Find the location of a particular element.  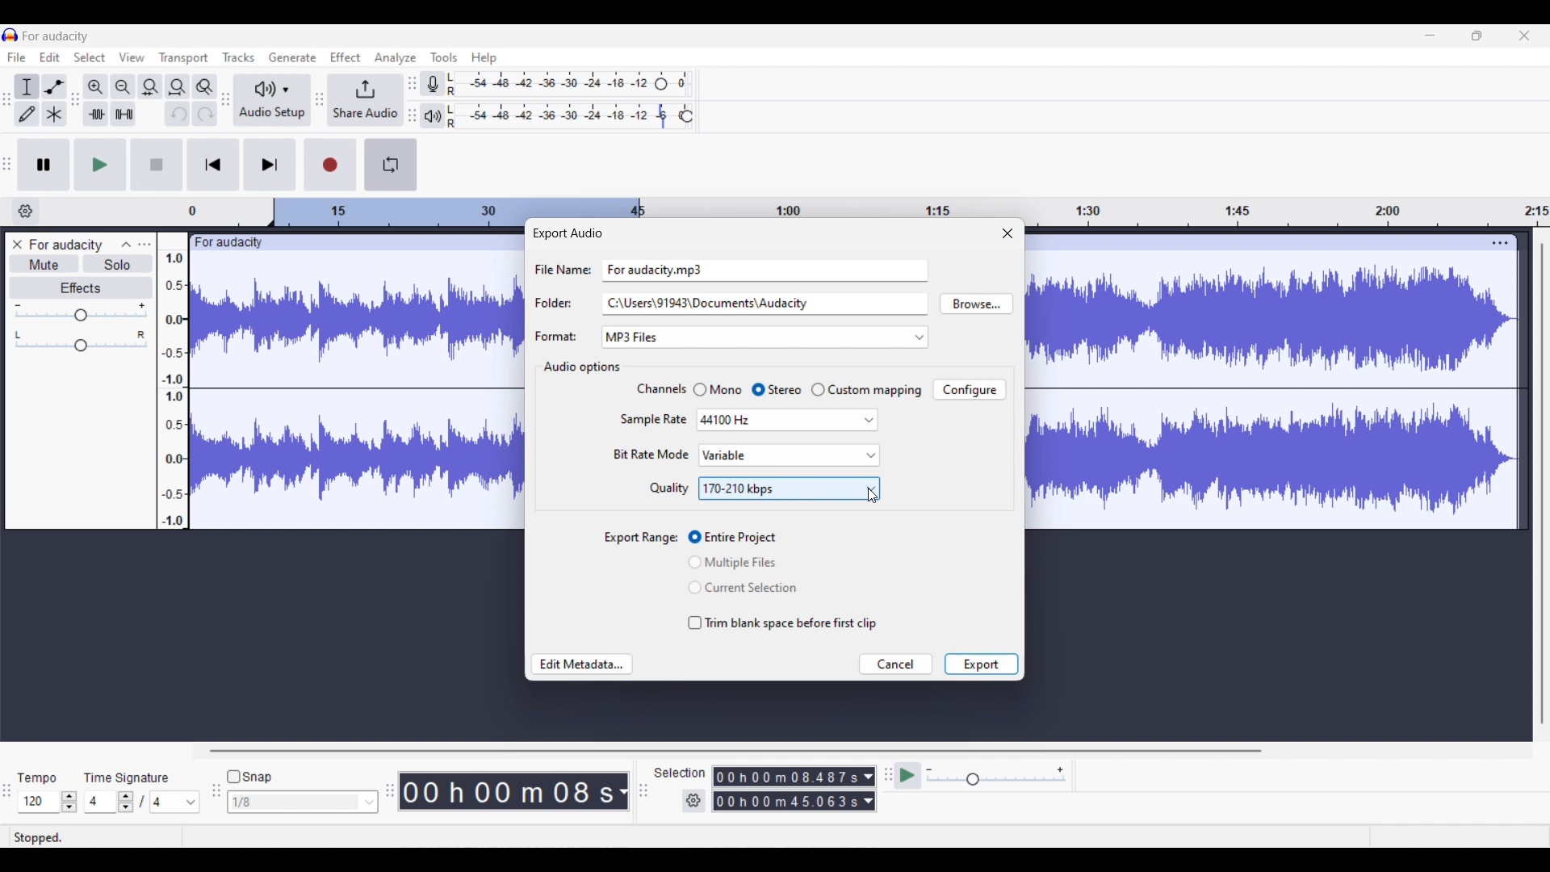

Analyze menu is located at coordinates (396, 58).